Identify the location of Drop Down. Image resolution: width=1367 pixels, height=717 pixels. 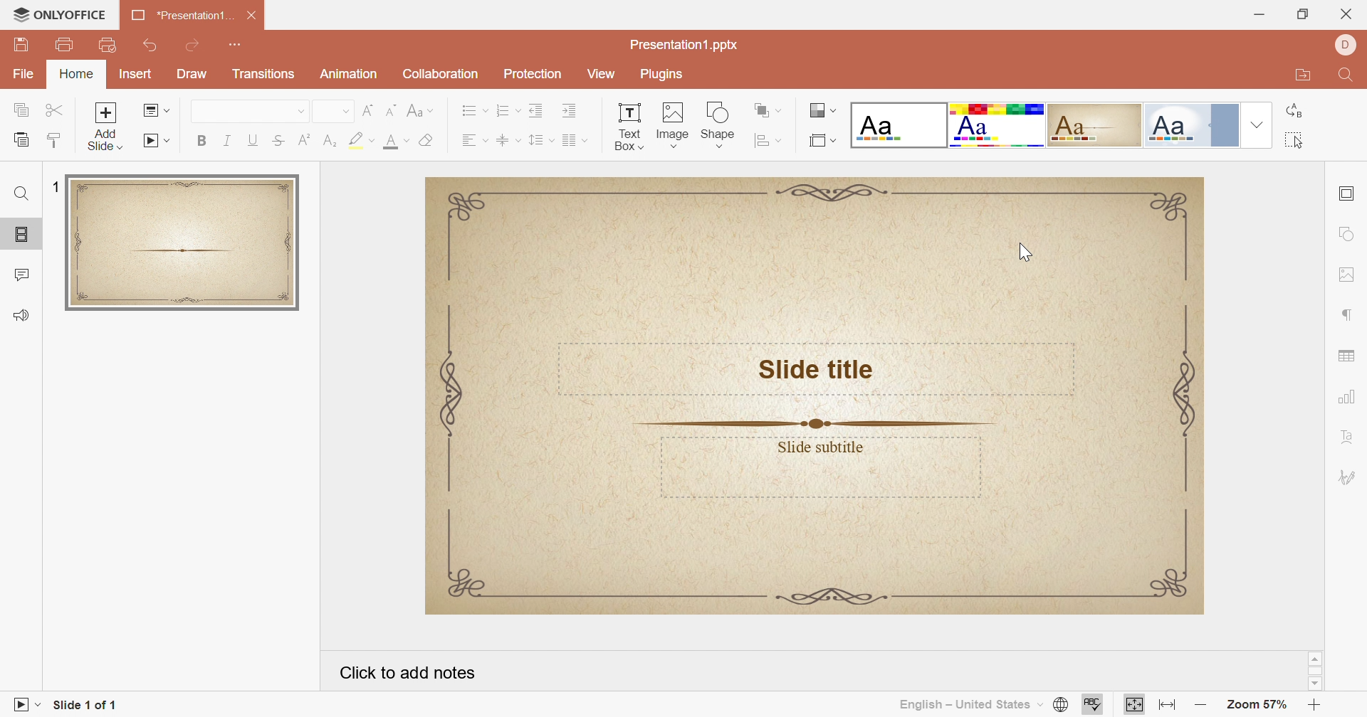
(300, 110).